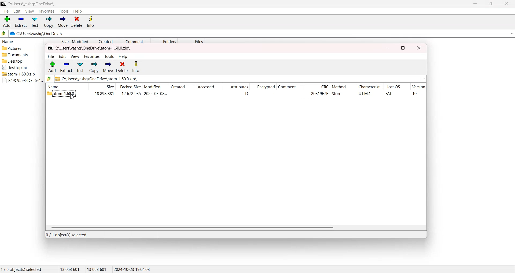 This screenshot has height=273, width=515. What do you see at coordinates (29, 11) in the screenshot?
I see `View` at bounding box center [29, 11].